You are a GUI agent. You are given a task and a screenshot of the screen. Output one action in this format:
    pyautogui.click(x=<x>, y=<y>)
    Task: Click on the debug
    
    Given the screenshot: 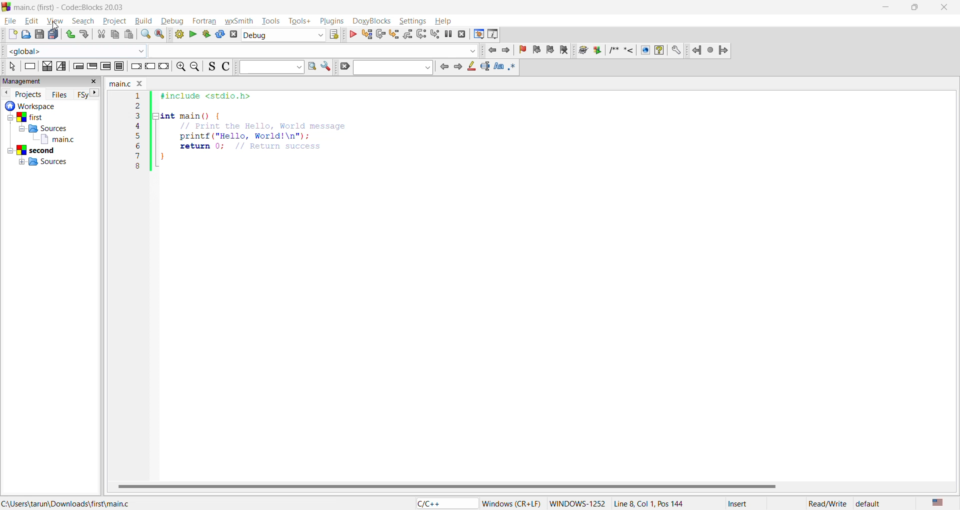 What is the action you would take?
    pyautogui.click(x=173, y=21)
    